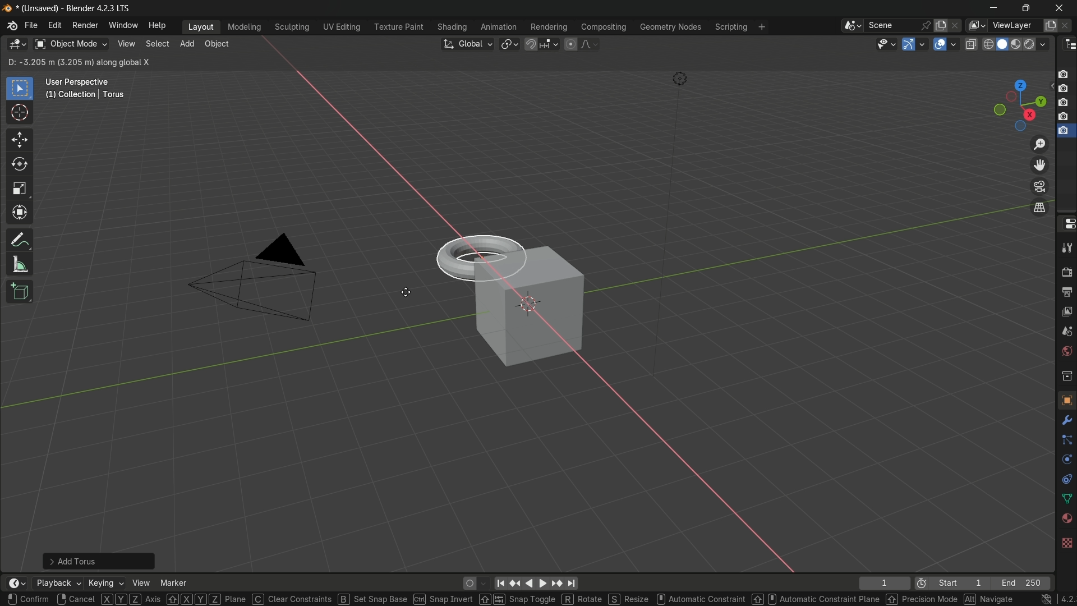 This screenshot has height=606, width=1077. Describe the element at coordinates (1014, 25) in the screenshot. I see `viewLayer` at that location.